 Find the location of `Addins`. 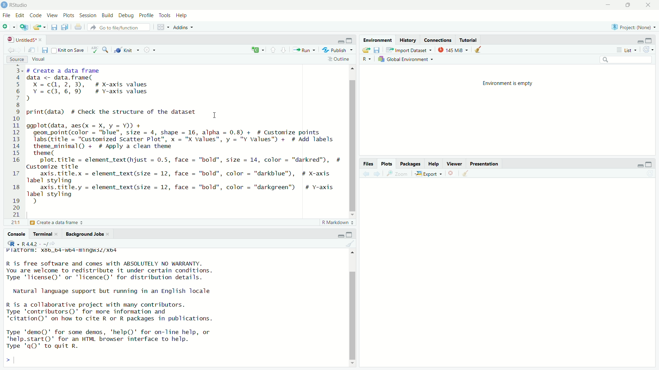

Addins is located at coordinates (184, 27).